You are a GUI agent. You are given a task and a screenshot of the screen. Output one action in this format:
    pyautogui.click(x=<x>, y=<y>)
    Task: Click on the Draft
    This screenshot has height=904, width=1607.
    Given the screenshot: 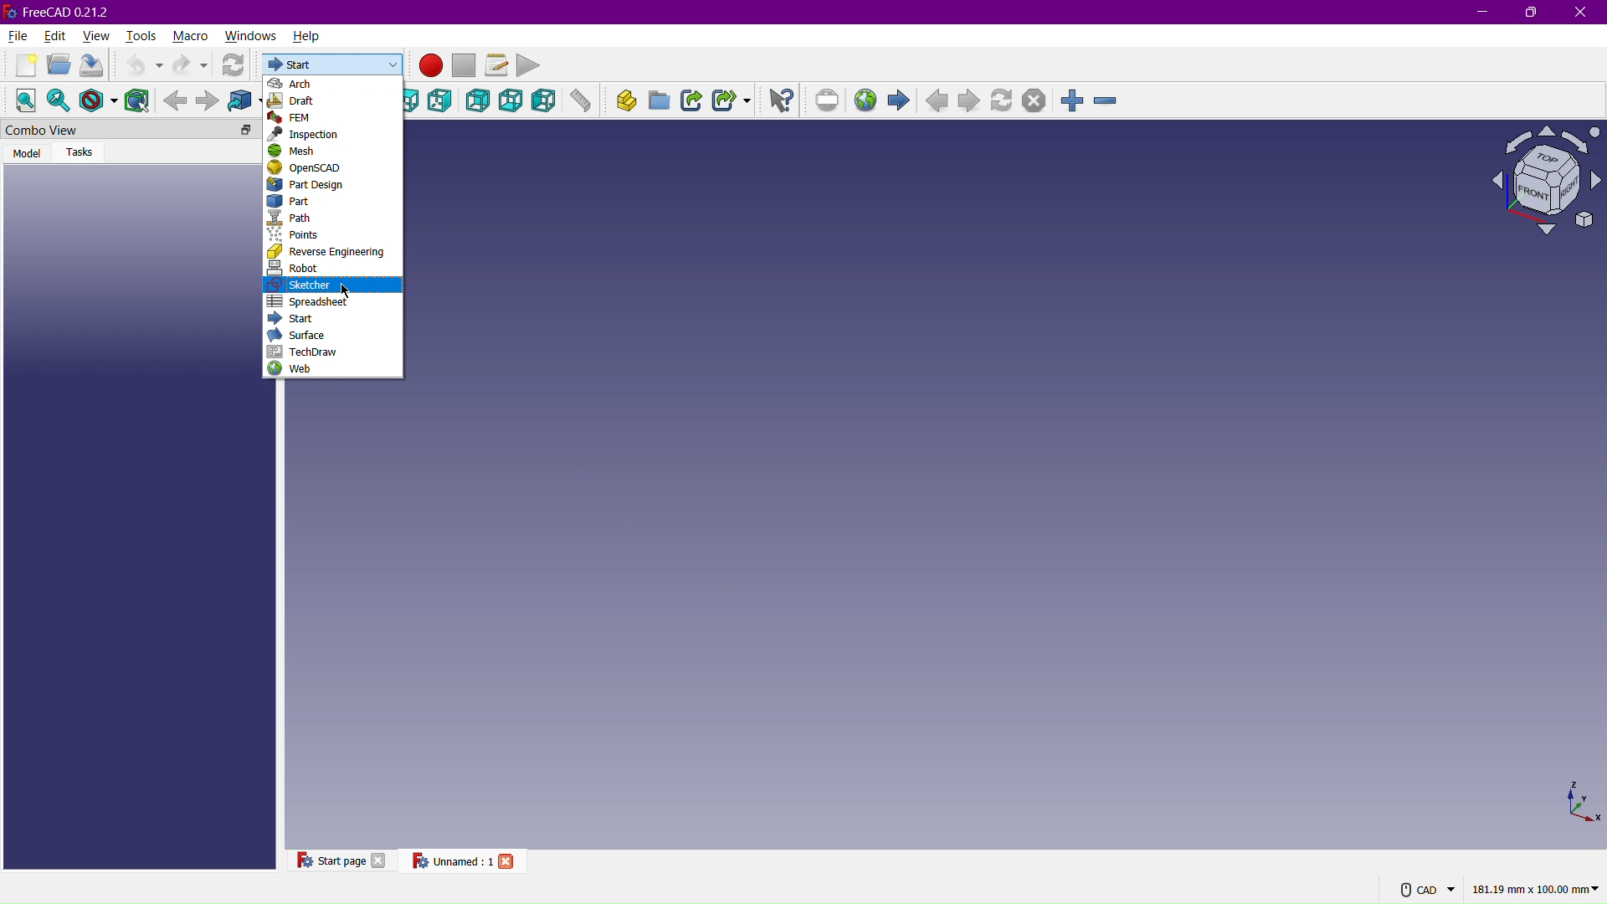 What is the action you would take?
    pyautogui.click(x=299, y=101)
    